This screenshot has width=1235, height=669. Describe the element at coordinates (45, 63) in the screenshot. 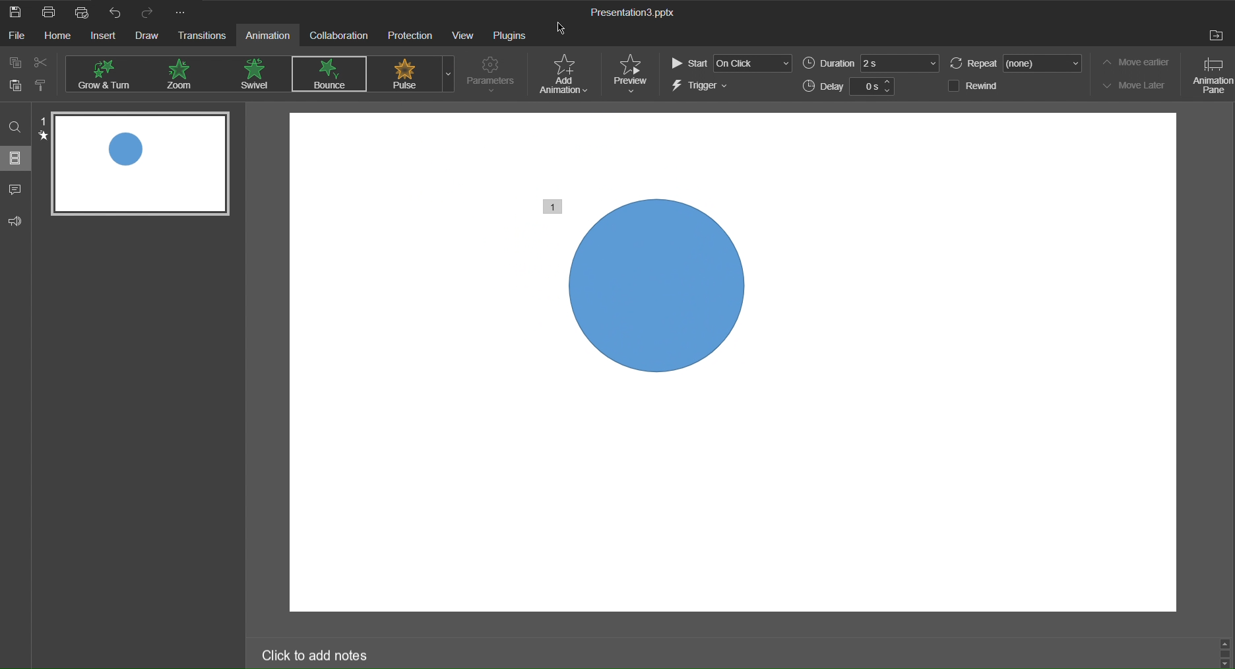

I see `Cut` at that location.